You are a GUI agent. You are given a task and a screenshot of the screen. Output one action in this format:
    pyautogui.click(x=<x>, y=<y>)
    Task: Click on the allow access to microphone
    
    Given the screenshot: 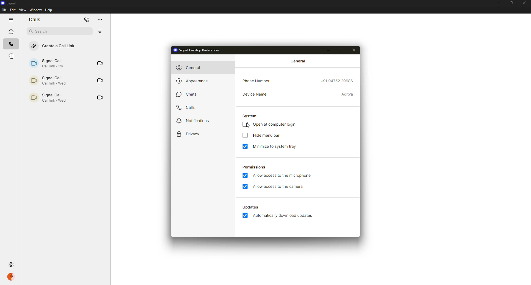 What is the action you would take?
    pyautogui.click(x=282, y=176)
    